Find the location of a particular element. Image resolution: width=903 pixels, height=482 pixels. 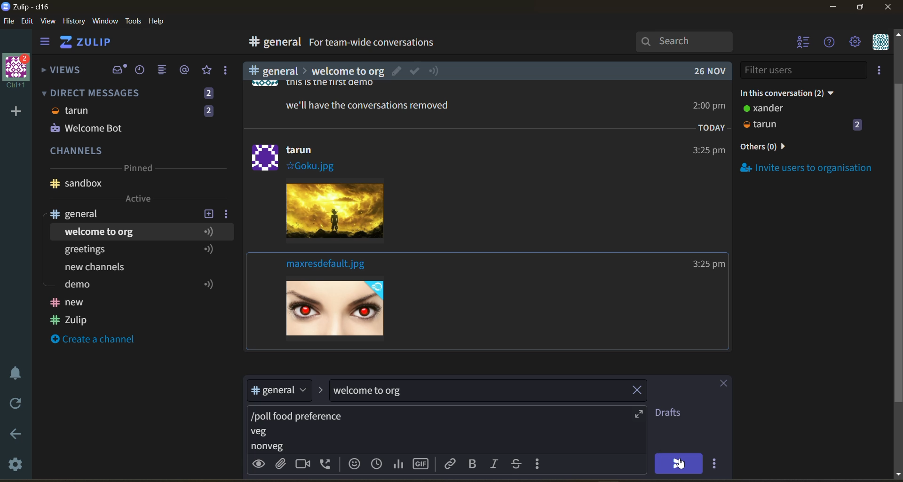

hide user list is located at coordinates (804, 43).